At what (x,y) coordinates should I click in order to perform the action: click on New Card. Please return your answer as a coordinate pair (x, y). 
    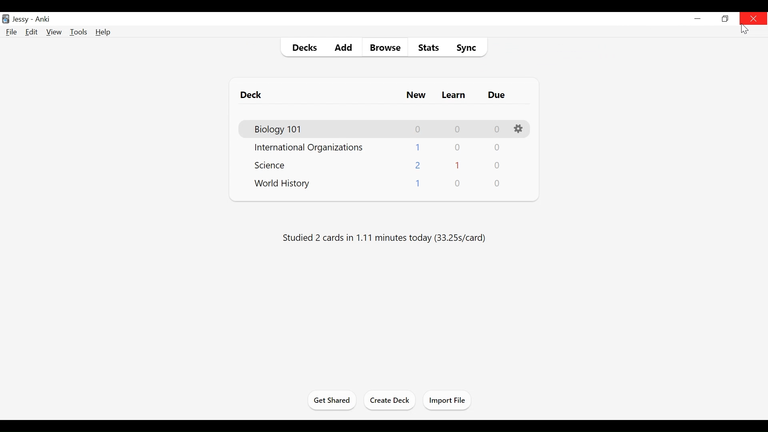
    Looking at the image, I should click on (416, 95).